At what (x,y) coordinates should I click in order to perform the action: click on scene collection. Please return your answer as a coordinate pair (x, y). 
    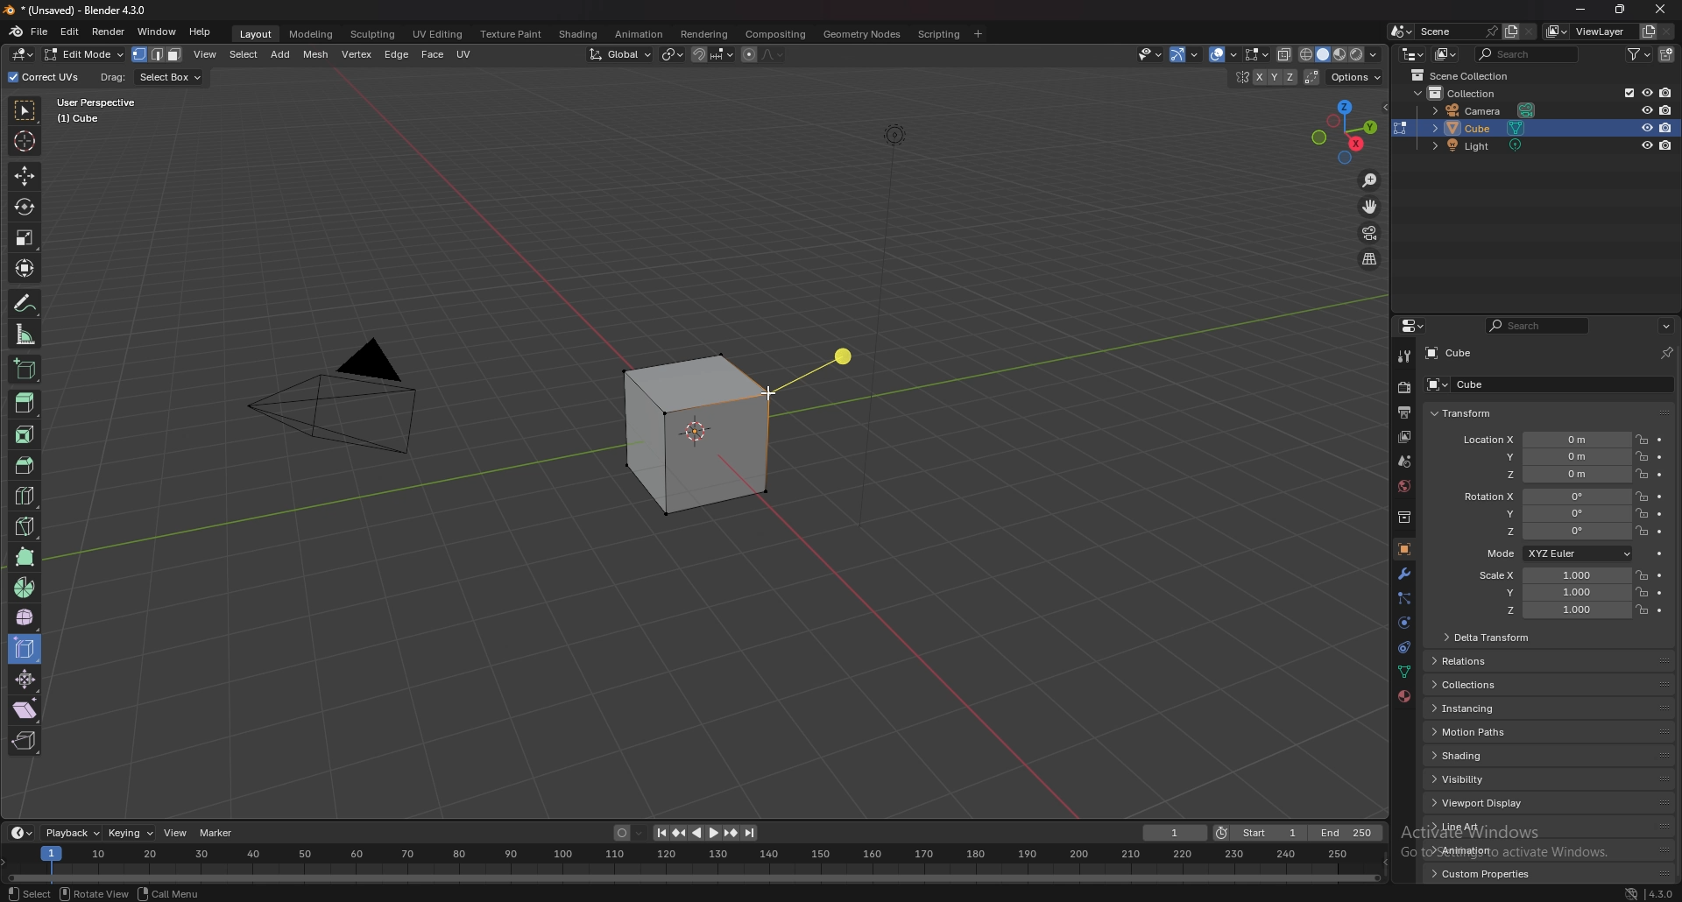
    Looking at the image, I should click on (1470, 74).